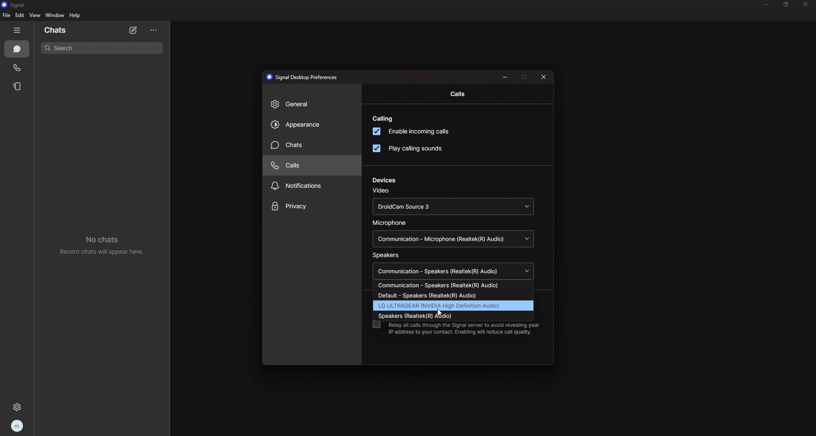  I want to click on chats, so click(17, 49).